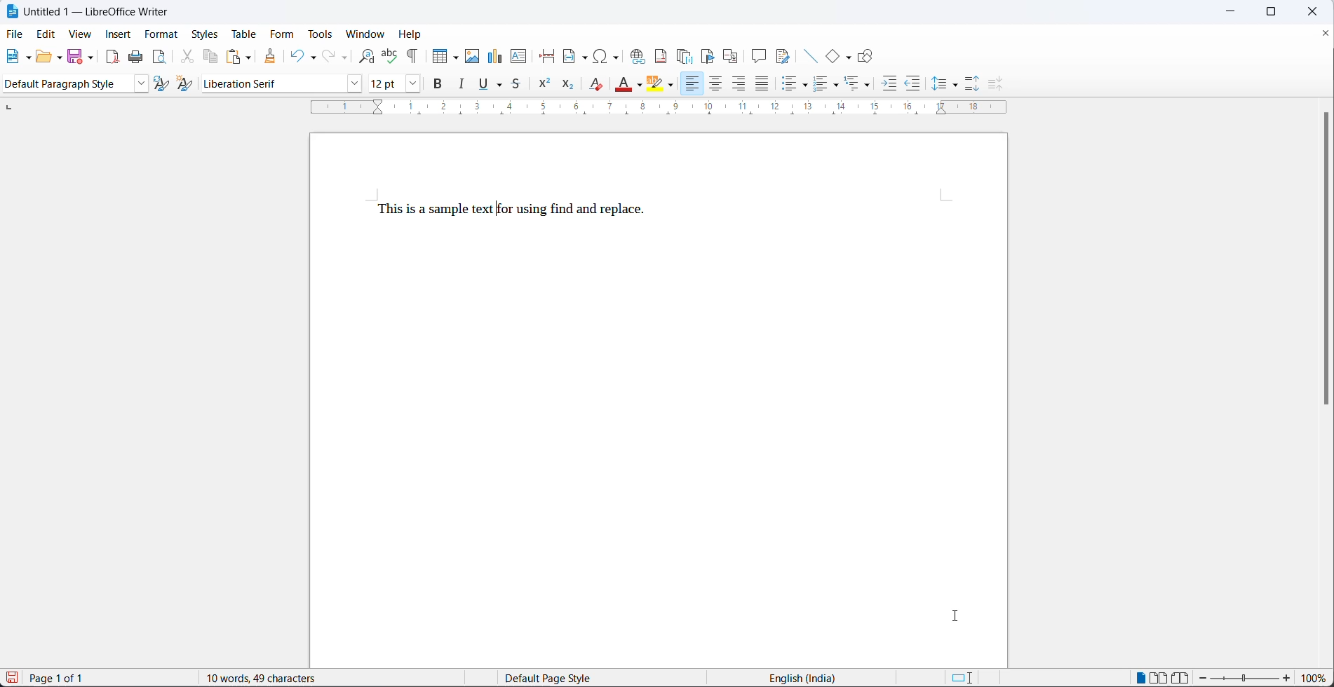 The height and width of the screenshot is (687, 1334). What do you see at coordinates (473, 51) in the screenshot?
I see `insert images` at bounding box center [473, 51].